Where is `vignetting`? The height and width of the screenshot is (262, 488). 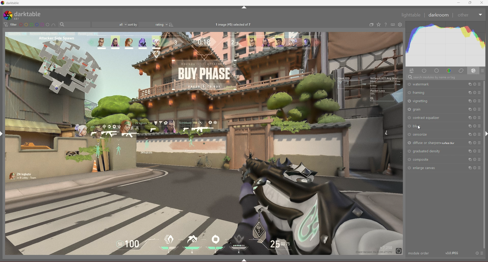 vignetting is located at coordinates (428, 101).